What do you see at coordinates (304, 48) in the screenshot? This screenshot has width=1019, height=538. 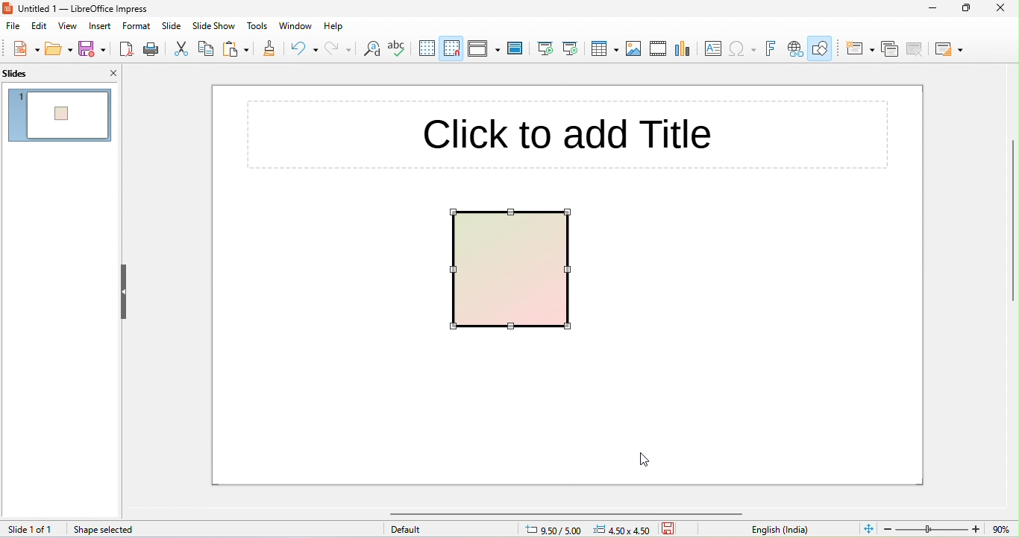 I see `undo` at bounding box center [304, 48].